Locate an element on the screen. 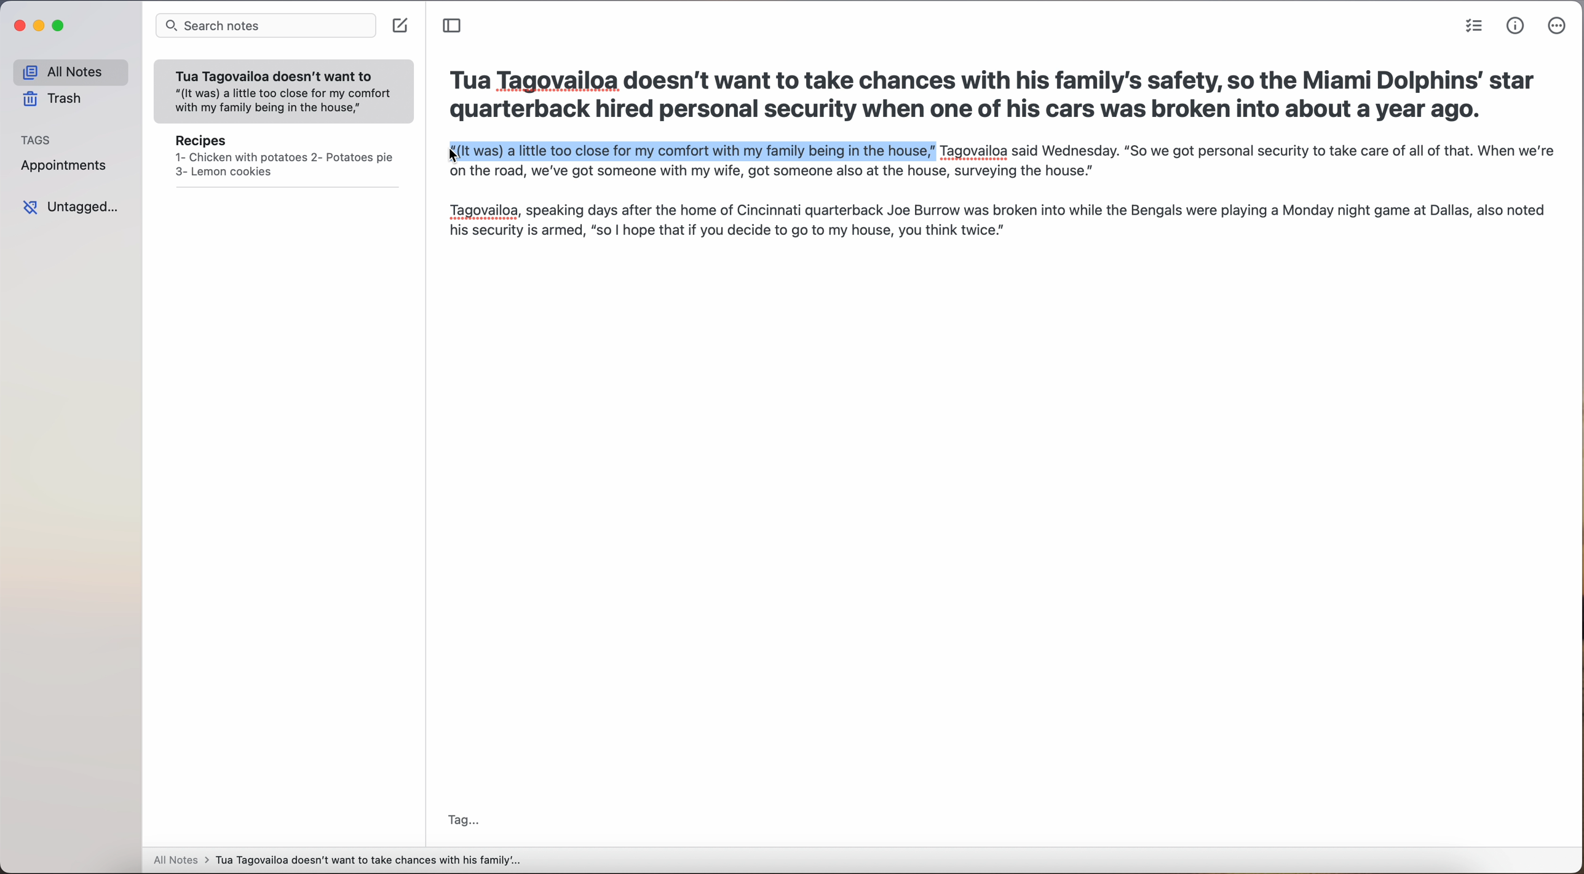  all notes is located at coordinates (70, 71).